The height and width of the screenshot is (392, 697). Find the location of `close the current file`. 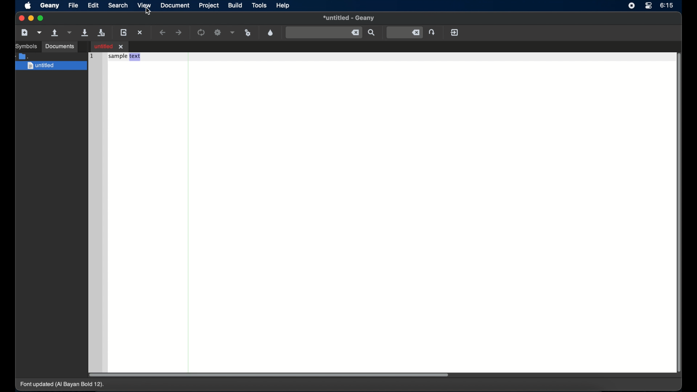

close the current file is located at coordinates (140, 33).